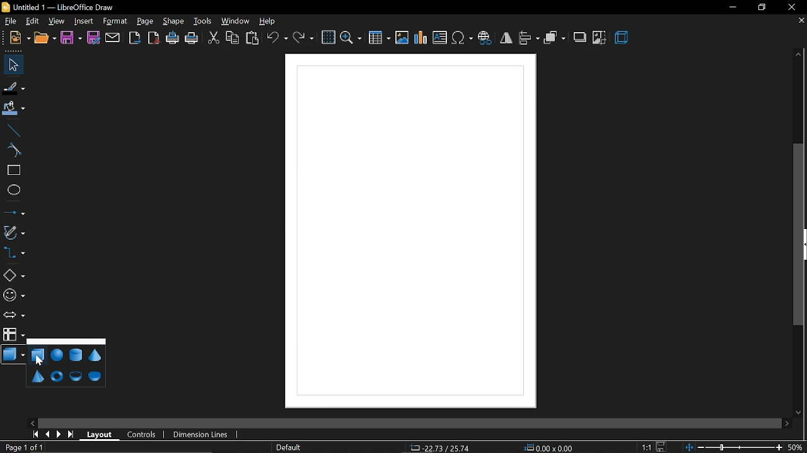 The width and height of the screenshot is (807, 453). Describe the element at coordinates (57, 377) in the screenshot. I see `torus` at that location.